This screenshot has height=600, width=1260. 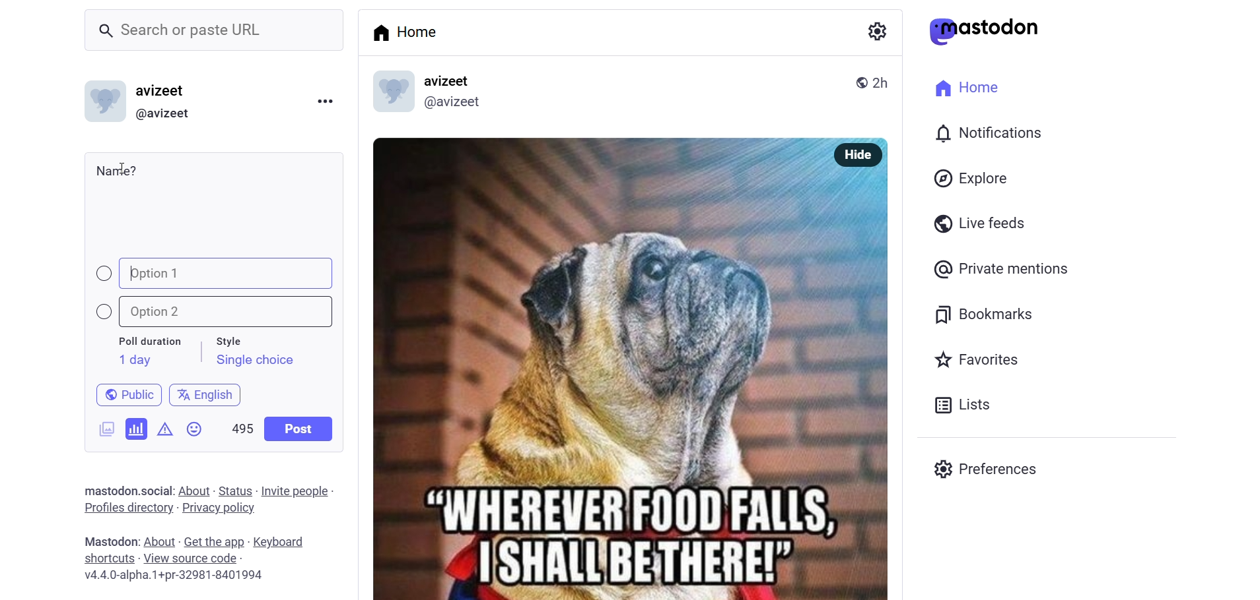 What do you see at coordinates (158, 542) in the screenshot?
I see `about` at bounding box center [158, 542].